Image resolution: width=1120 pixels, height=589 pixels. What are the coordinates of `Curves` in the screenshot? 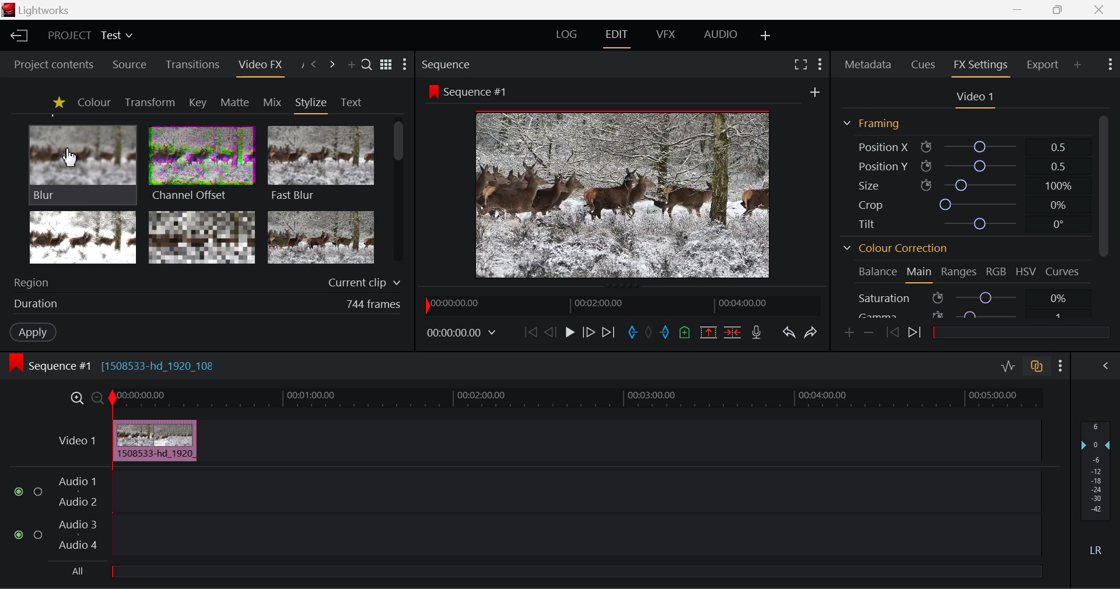 It's located at (1064, 272).